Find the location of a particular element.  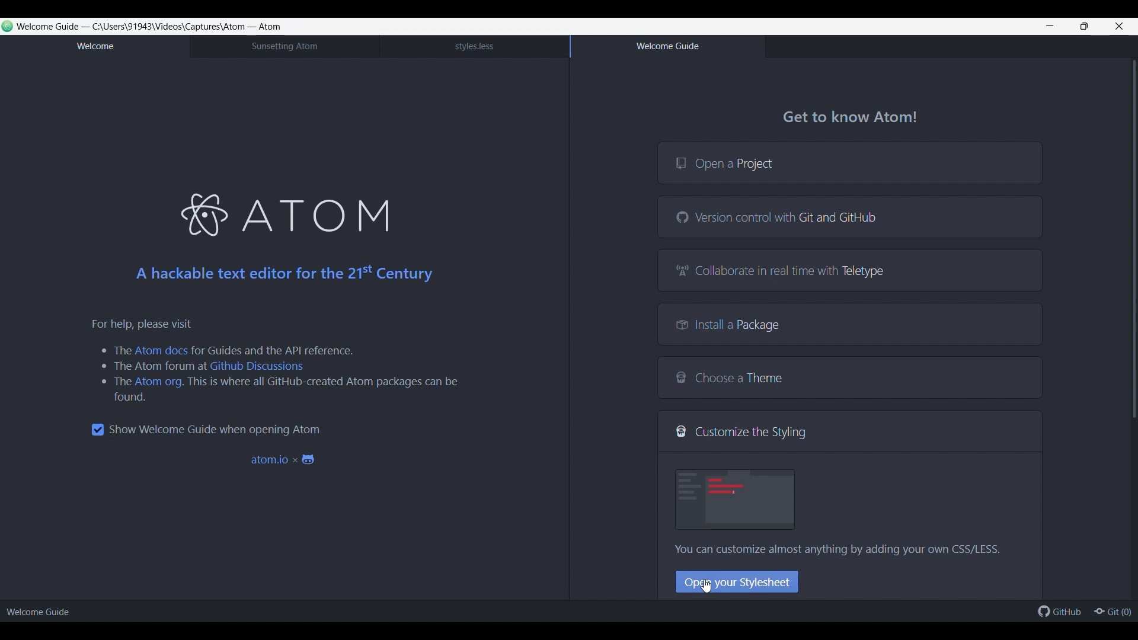

for Guides and the API reference. is located at coordinates (276, 349).